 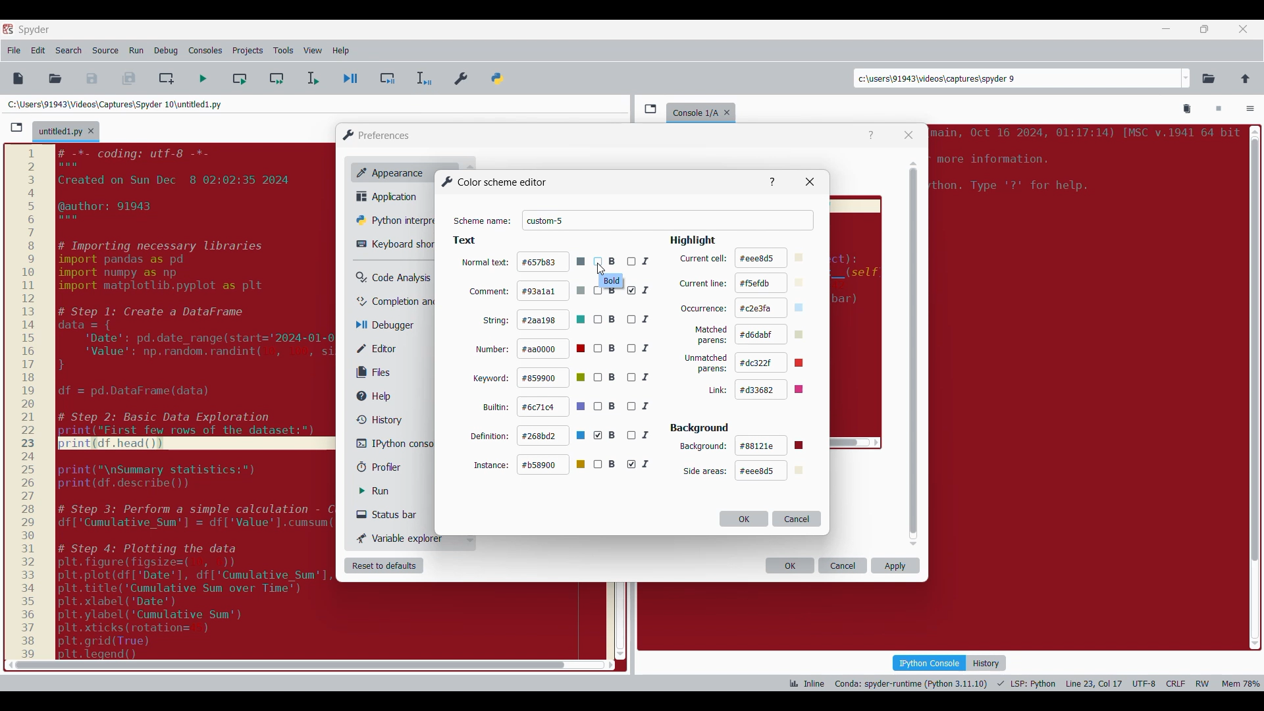 I want to click on Debug file, so click(x=351, y=79).